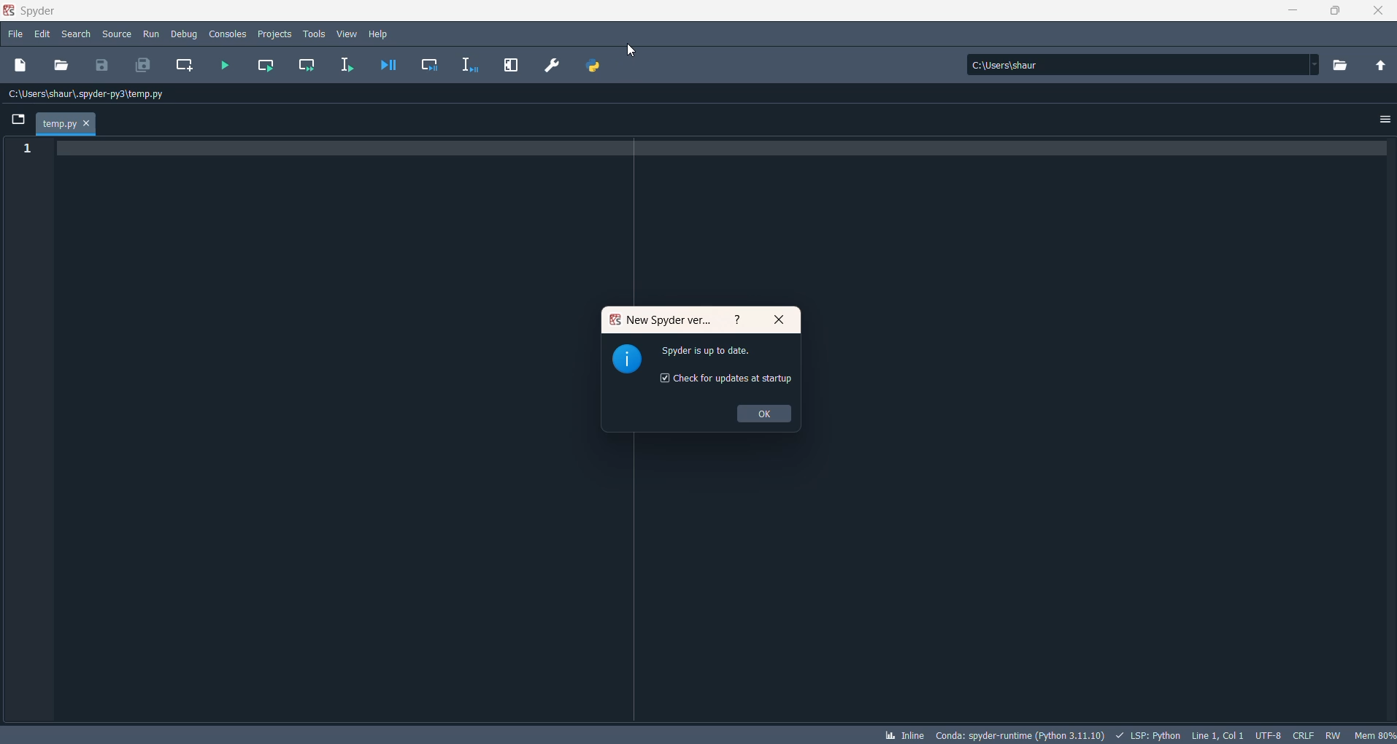 Image resolution: width=1397 pixels, height=744 pixels. What do you see at coordinates (348, 66) in the screenshot?
I see `run selection ` at bounding box center [348, 66].